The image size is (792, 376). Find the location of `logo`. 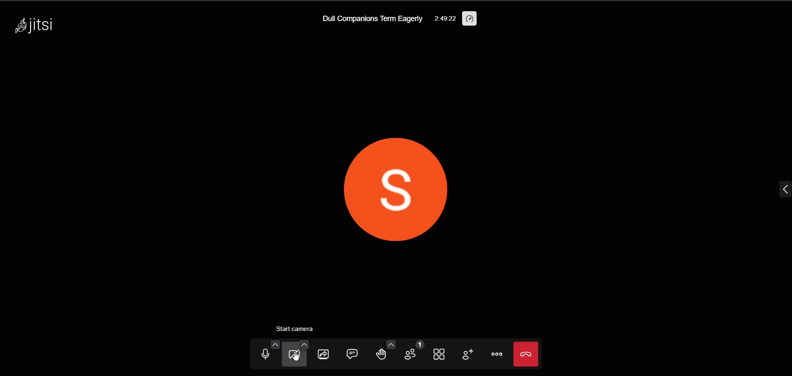

logo is located at coordinates (34, 27).